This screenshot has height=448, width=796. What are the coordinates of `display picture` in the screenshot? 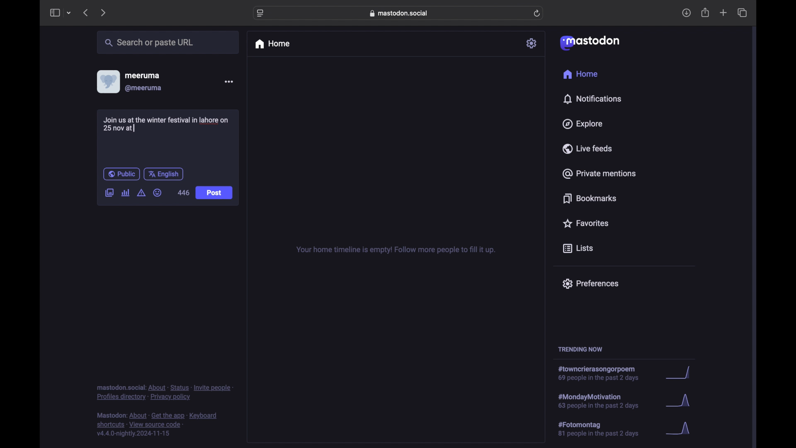 It's located at (107, 81).